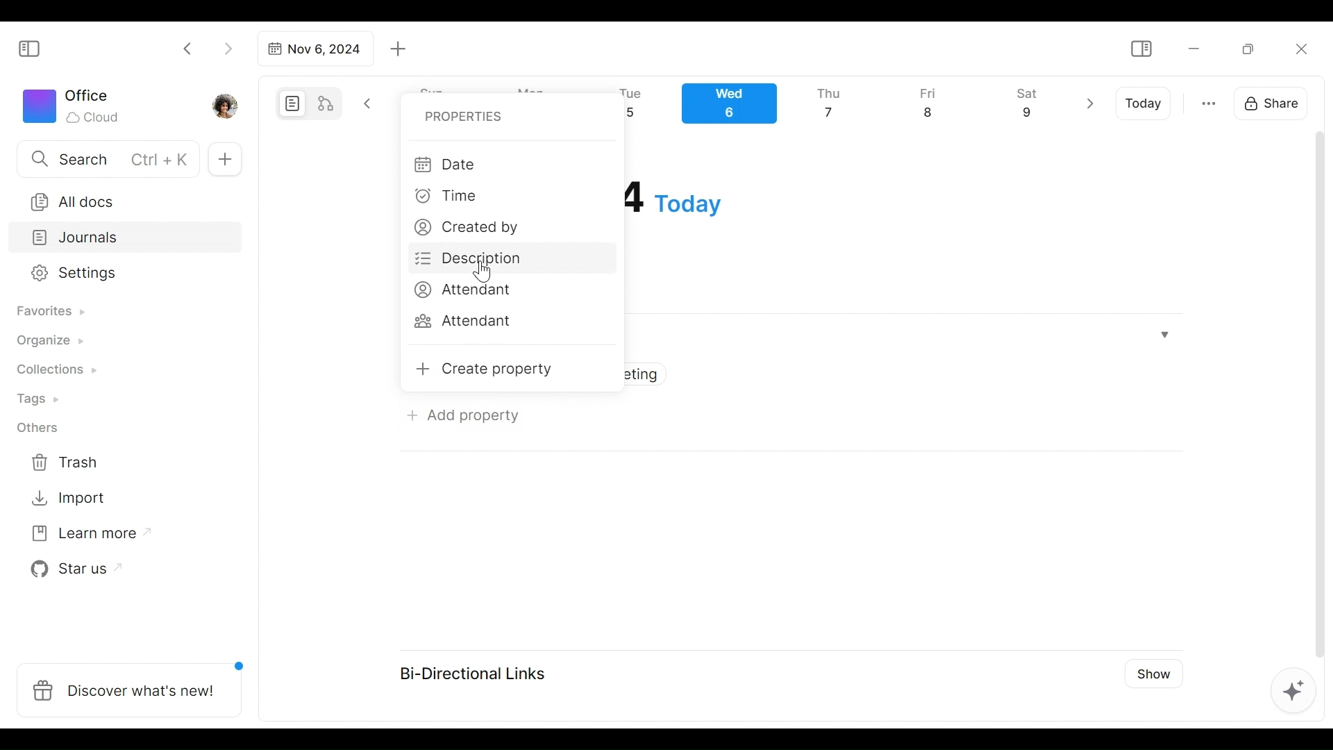 This screenshot has height=750, width=1333. What do you see at coordinates (1149, 672) in the screenshot?
I see `Show` at bounding box center [1149, 672].